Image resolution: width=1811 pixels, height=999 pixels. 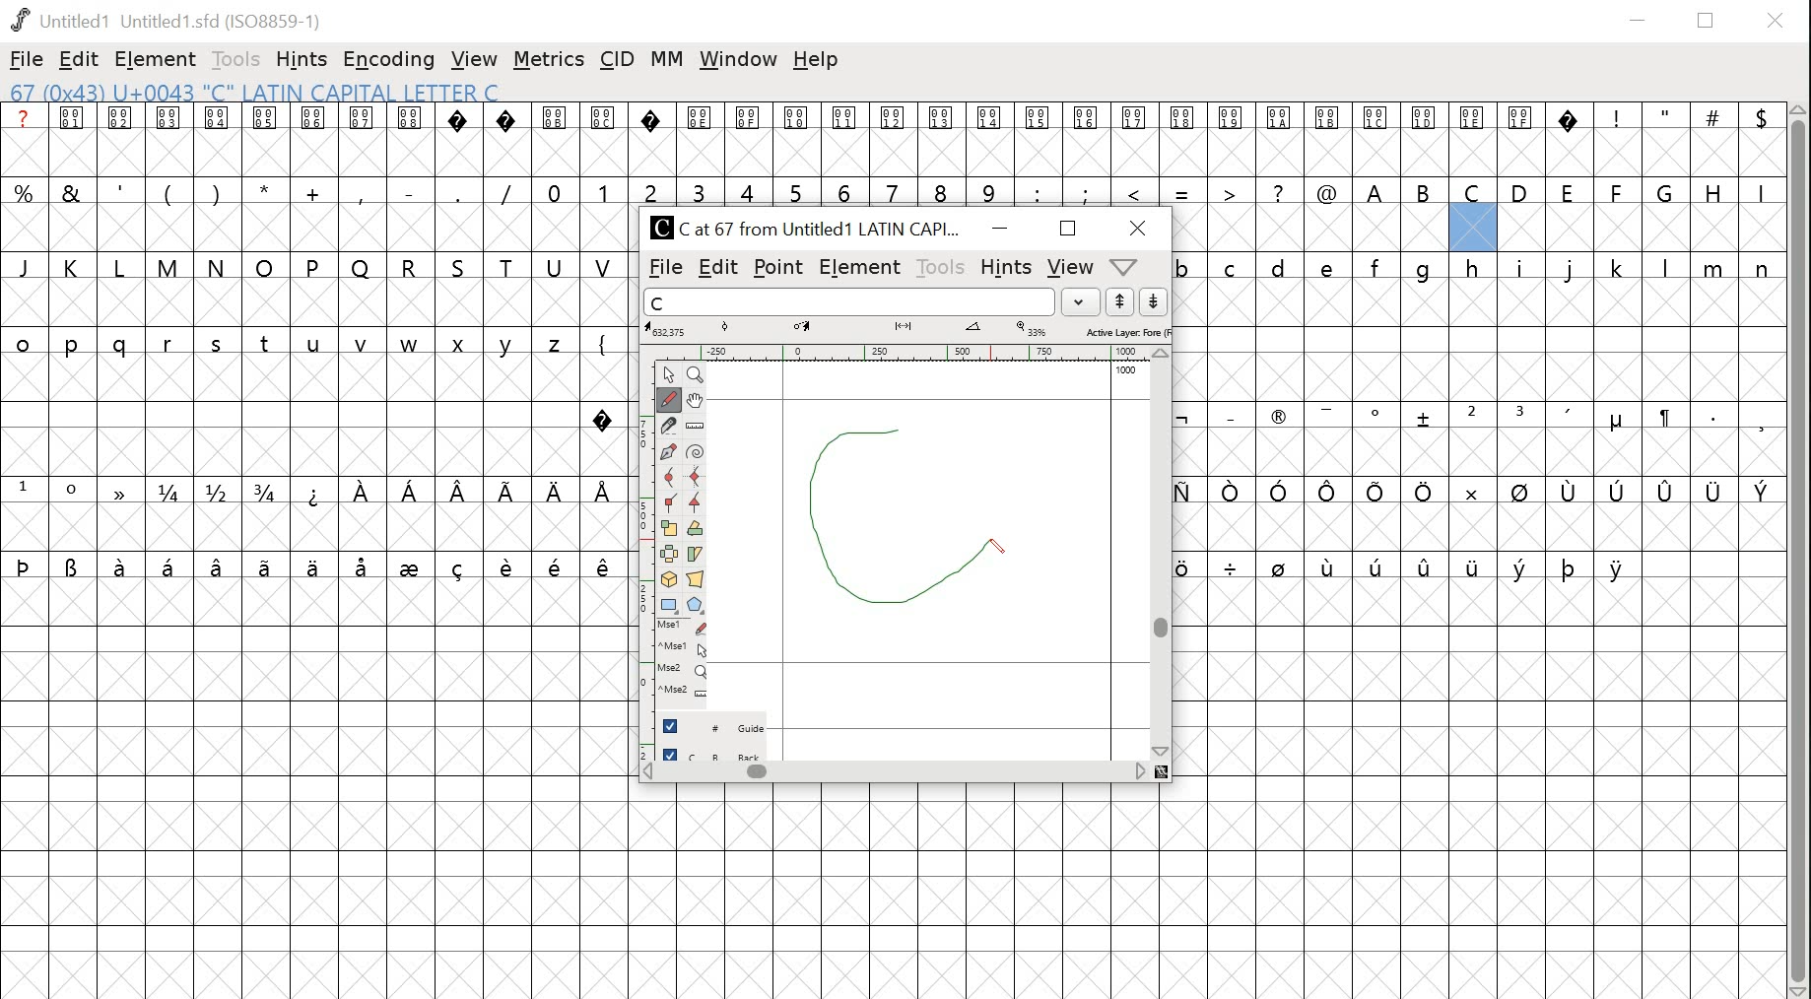 I want to click on tools, so click(x=942, y=264).